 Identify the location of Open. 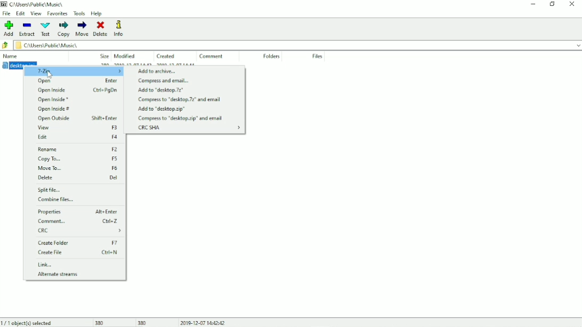
(78, 81).